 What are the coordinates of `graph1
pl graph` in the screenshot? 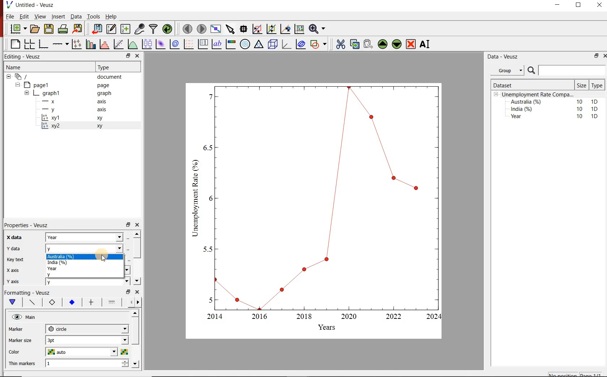 It's located at (75, 94).